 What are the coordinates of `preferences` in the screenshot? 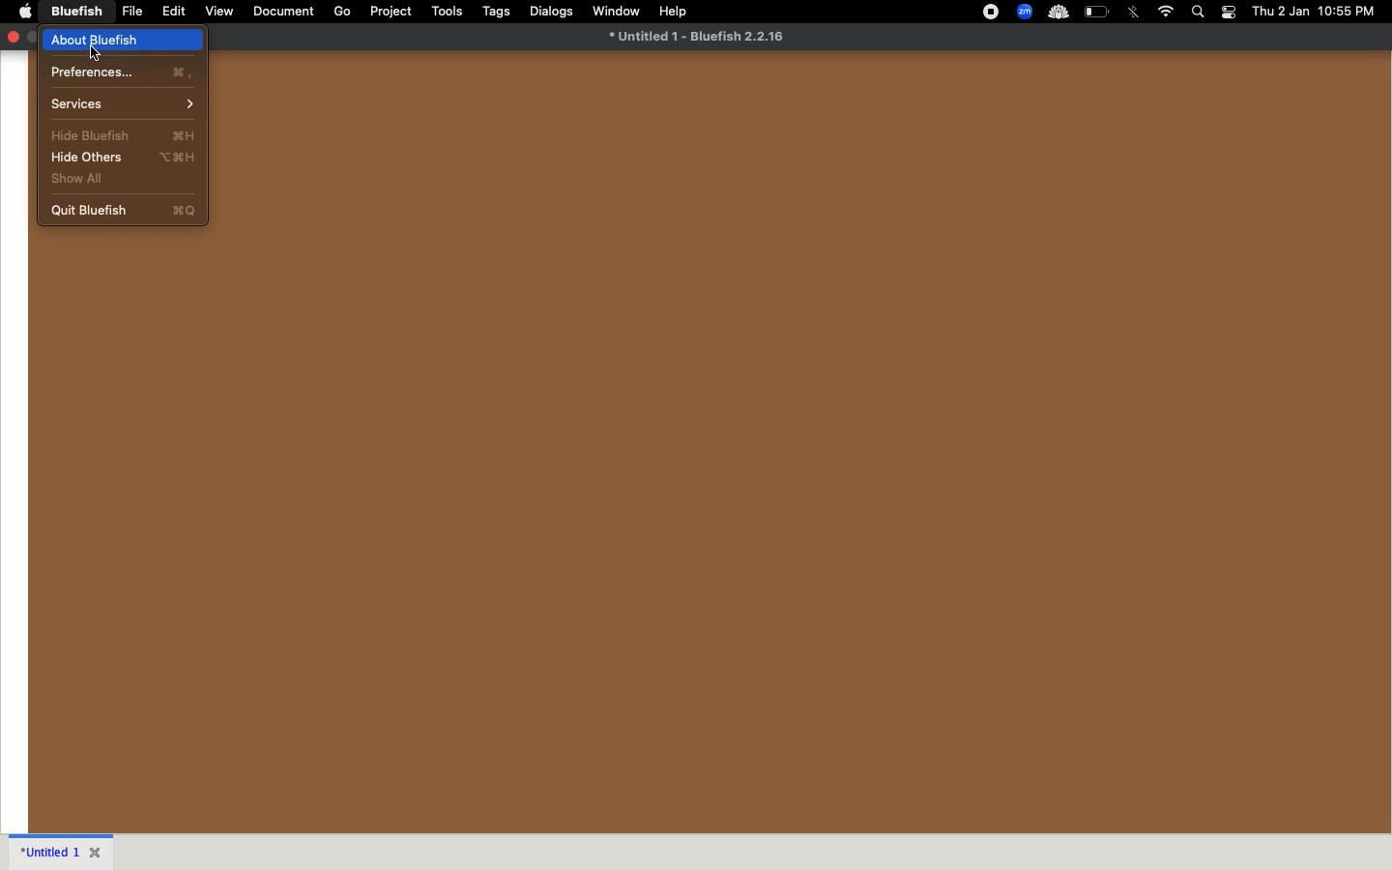 It's located at (124, 72).